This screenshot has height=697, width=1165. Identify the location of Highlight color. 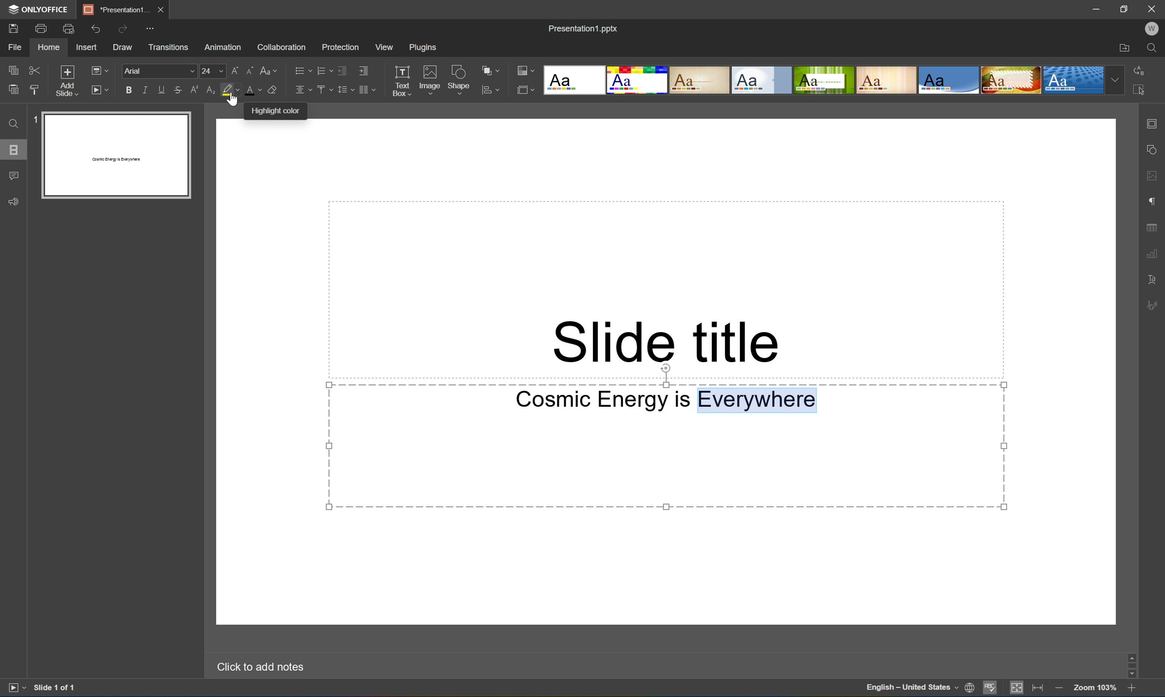
(281, 111).